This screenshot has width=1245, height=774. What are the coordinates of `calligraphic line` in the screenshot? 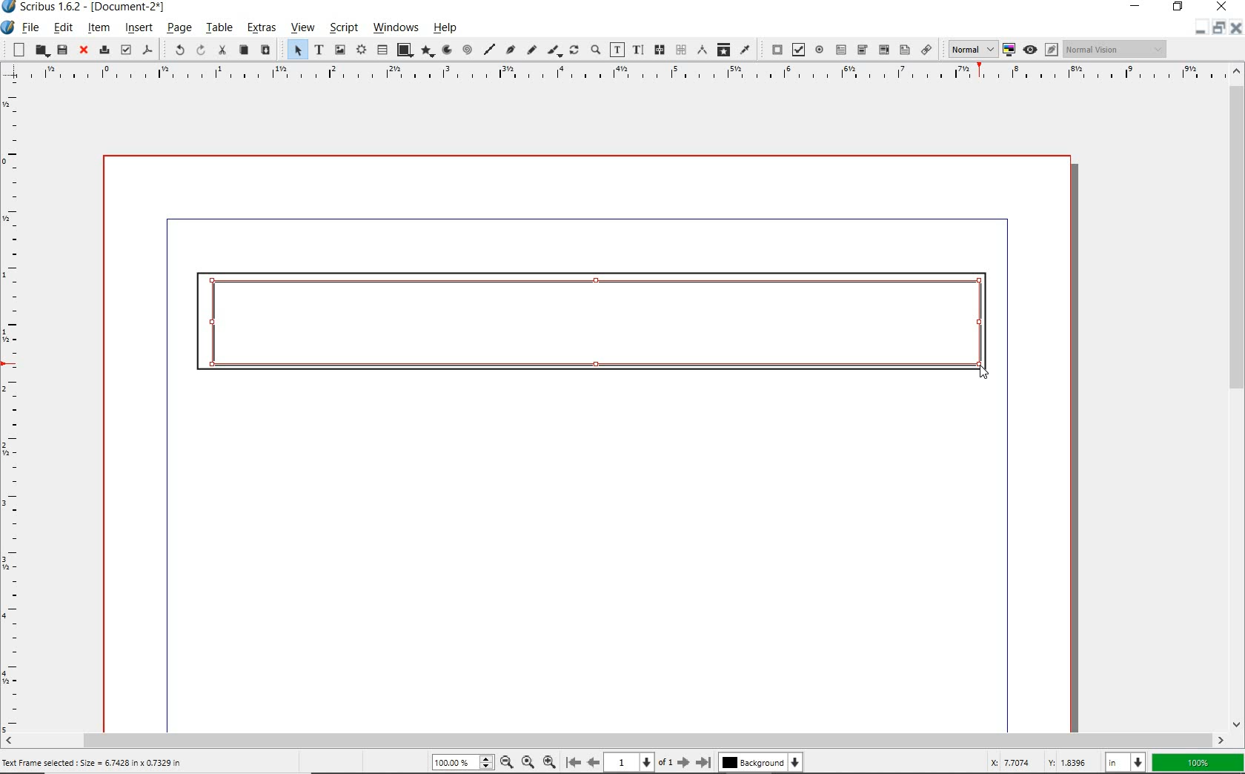 It's located at (555, 51).